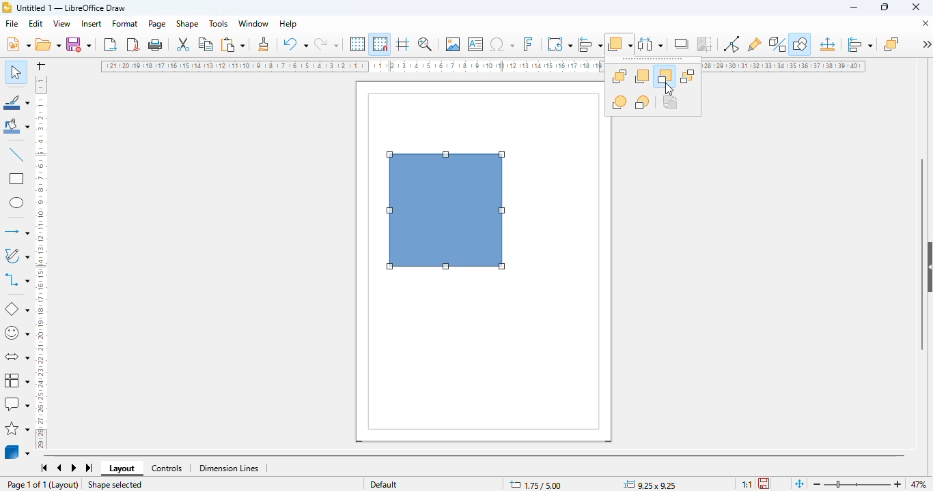 This screenshot has height=491, width=933. Describe the element at coordinates (253, 23) in the screenshot. I see `window` at that location.